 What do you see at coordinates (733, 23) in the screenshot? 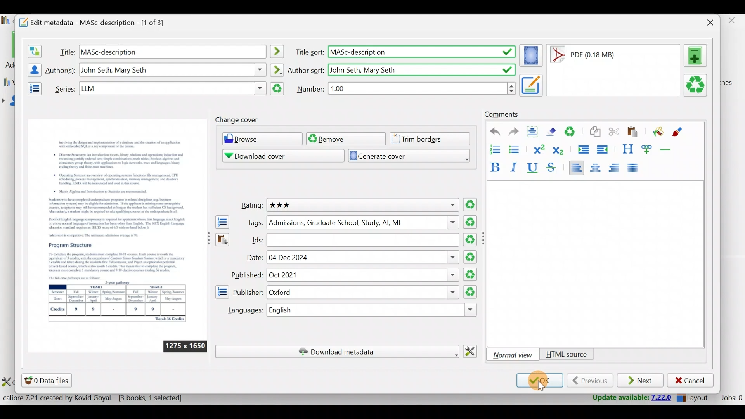
I see ` Close` at bounding box center [733, 23].